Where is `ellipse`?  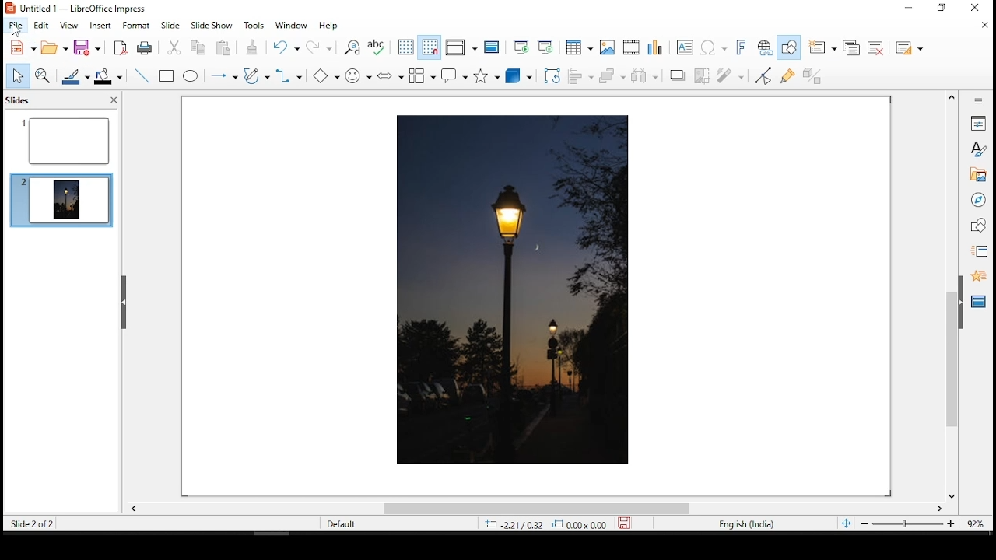 ellipse is located at coordinates (191, 76).